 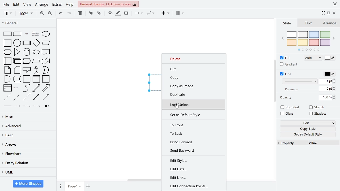 I want to click on extras, so click(x=57, y=5).